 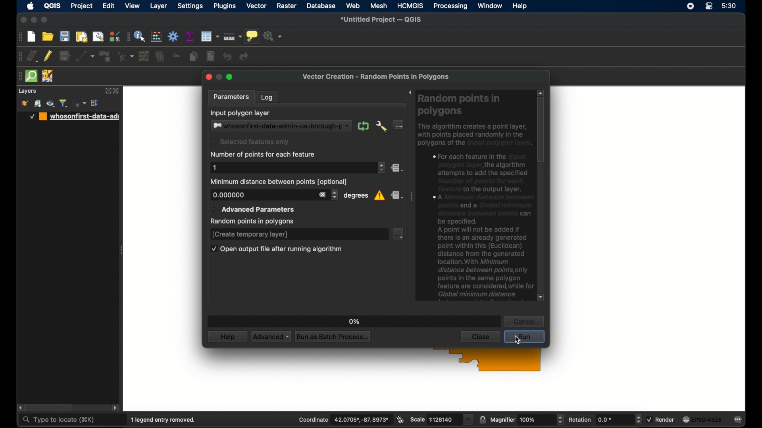 What do you see at coordinates (520, 6) in the screenshot?
I see `help` at bounding box center [520, 6].